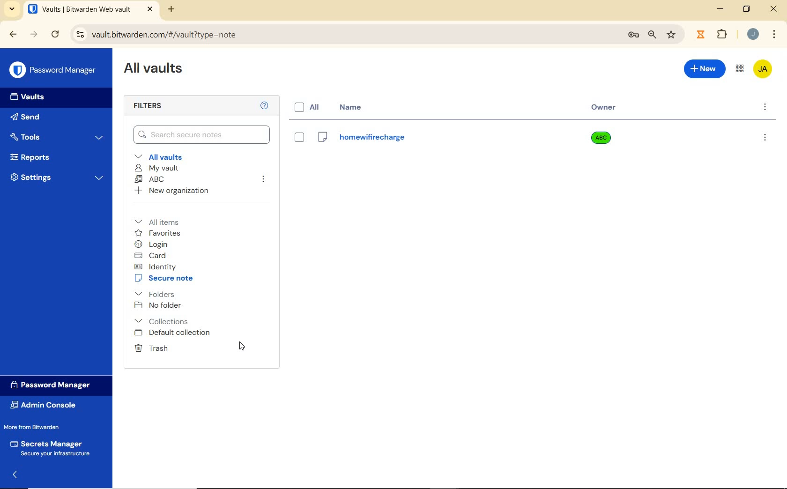 The height and width of the screenshot is (489, 787). I want to click on Admin Console, so click(48, 405).